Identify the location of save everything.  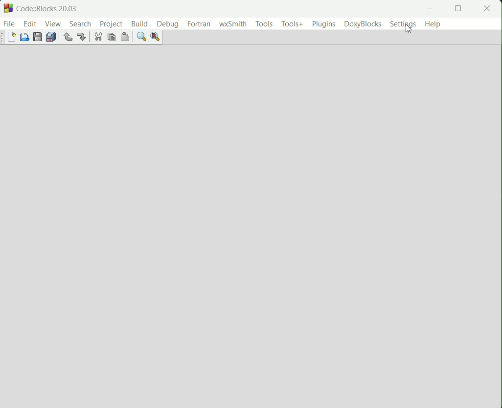
(51, 37).